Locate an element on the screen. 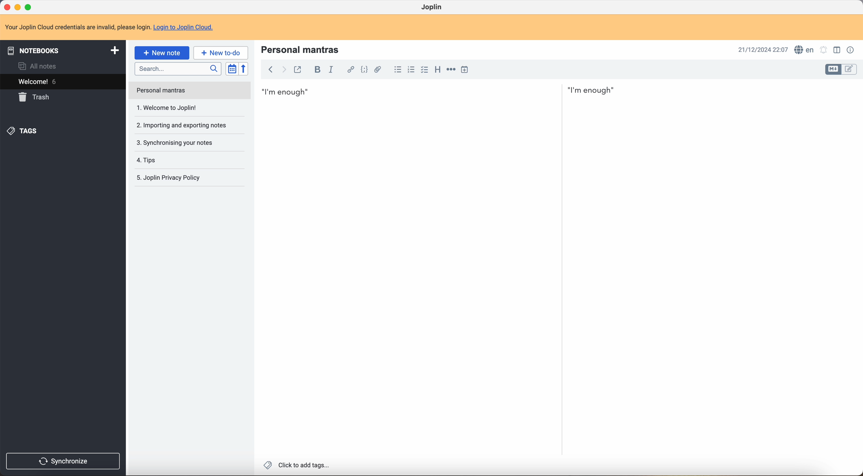  close program is located at coordinates (6, 8).